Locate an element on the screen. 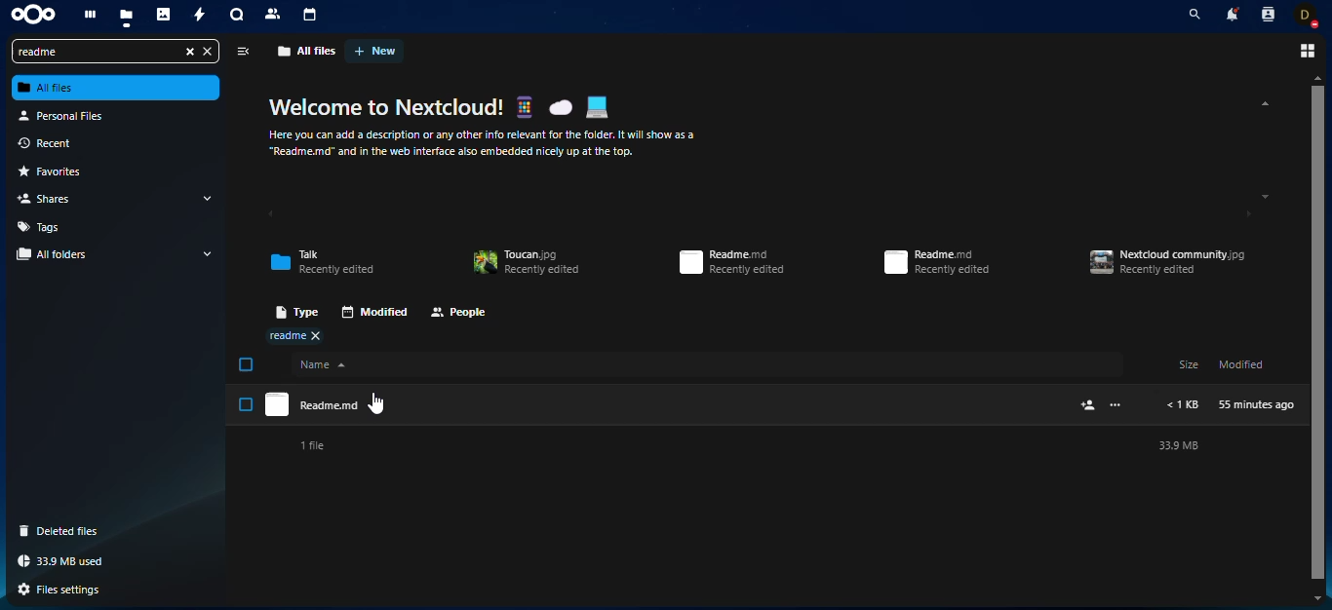  notifications is located at coordinates (1231, 14).